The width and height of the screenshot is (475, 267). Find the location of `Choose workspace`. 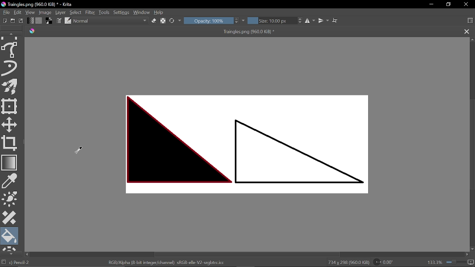

Choose workspace is located at coordinates (470, 20).